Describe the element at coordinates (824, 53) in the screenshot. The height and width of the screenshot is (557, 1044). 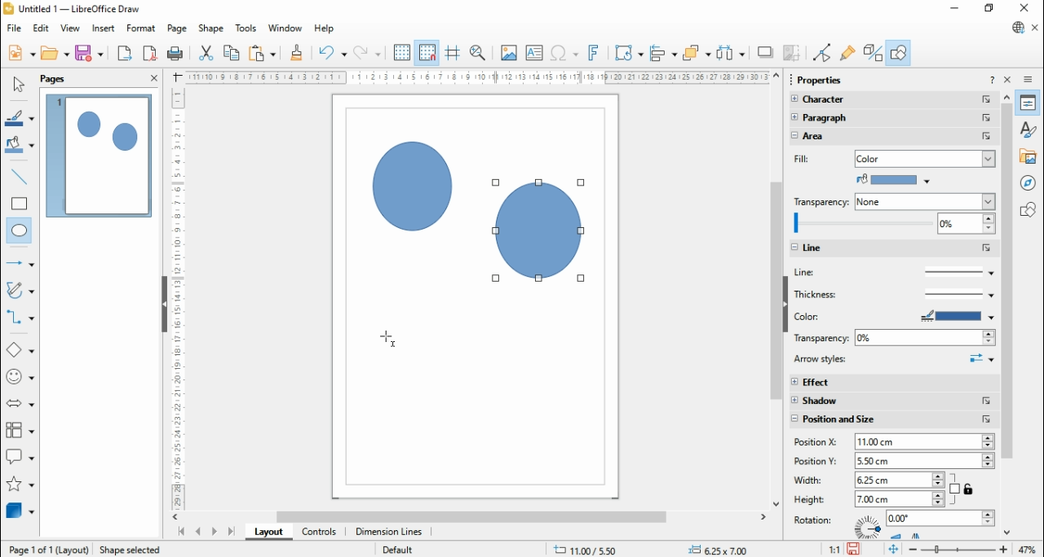
I see `toggle point edit mode` at that location.